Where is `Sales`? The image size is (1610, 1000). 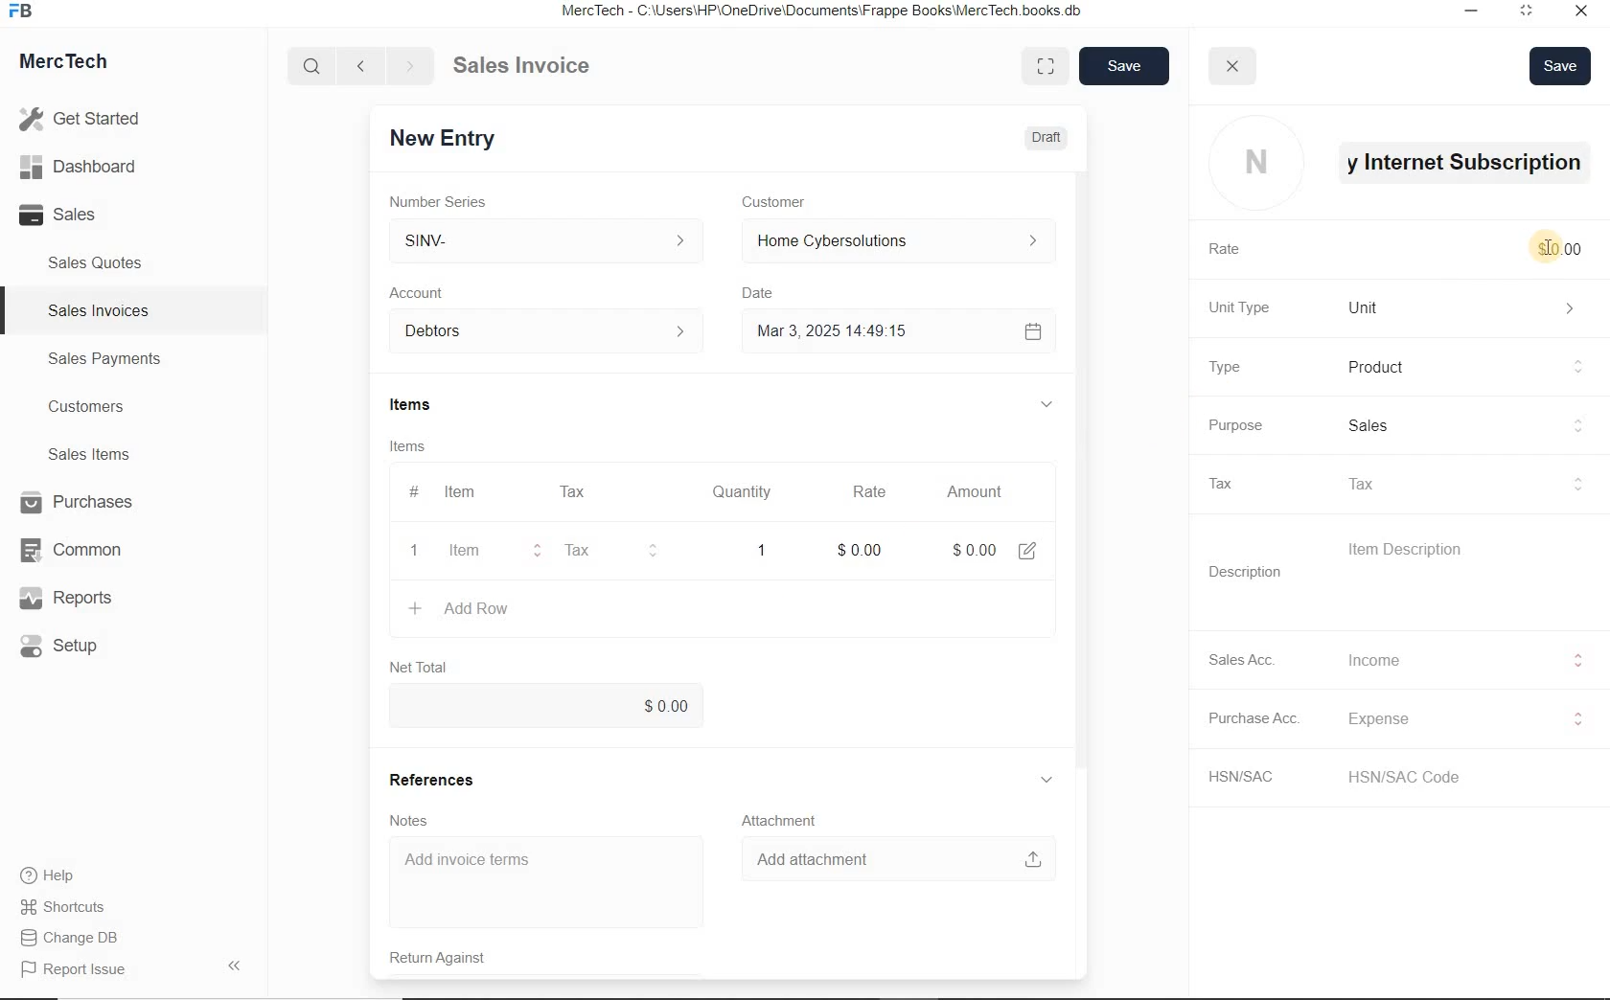 Sales is located at coordinates (1462, 426).